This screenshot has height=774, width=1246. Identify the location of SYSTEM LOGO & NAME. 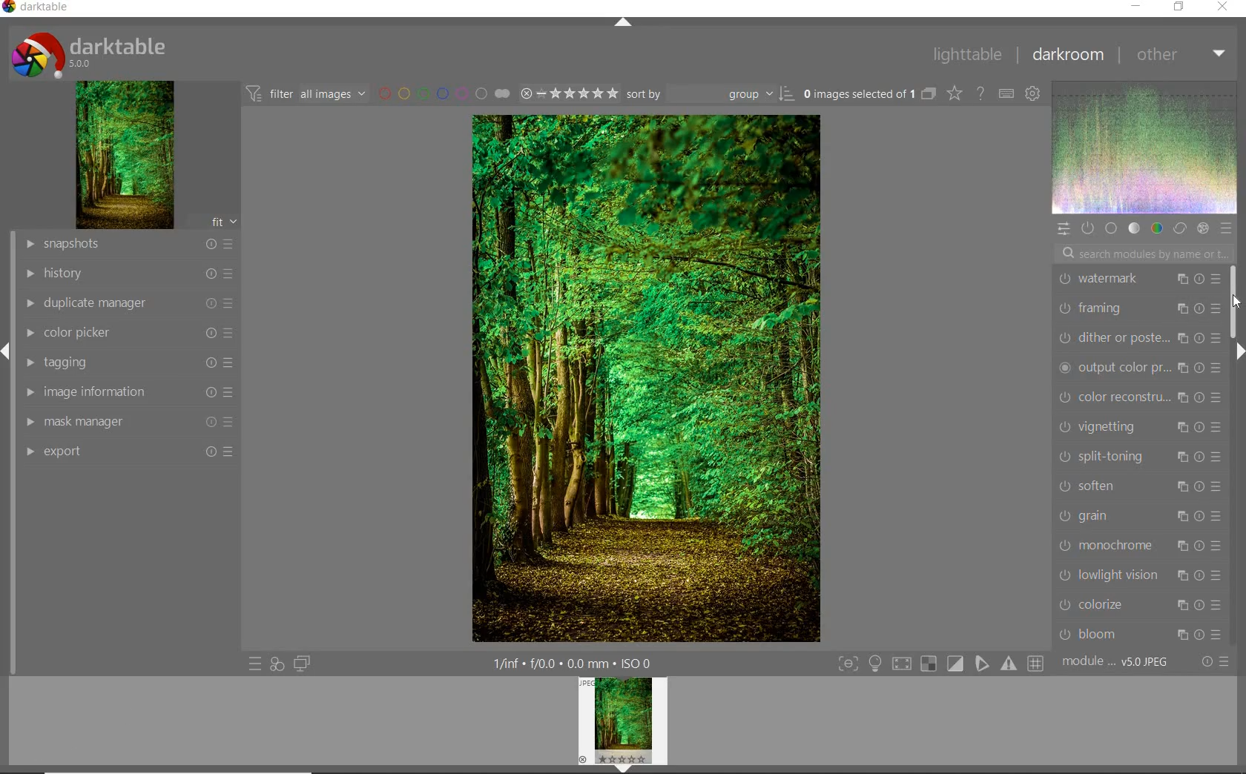
(90, 53).